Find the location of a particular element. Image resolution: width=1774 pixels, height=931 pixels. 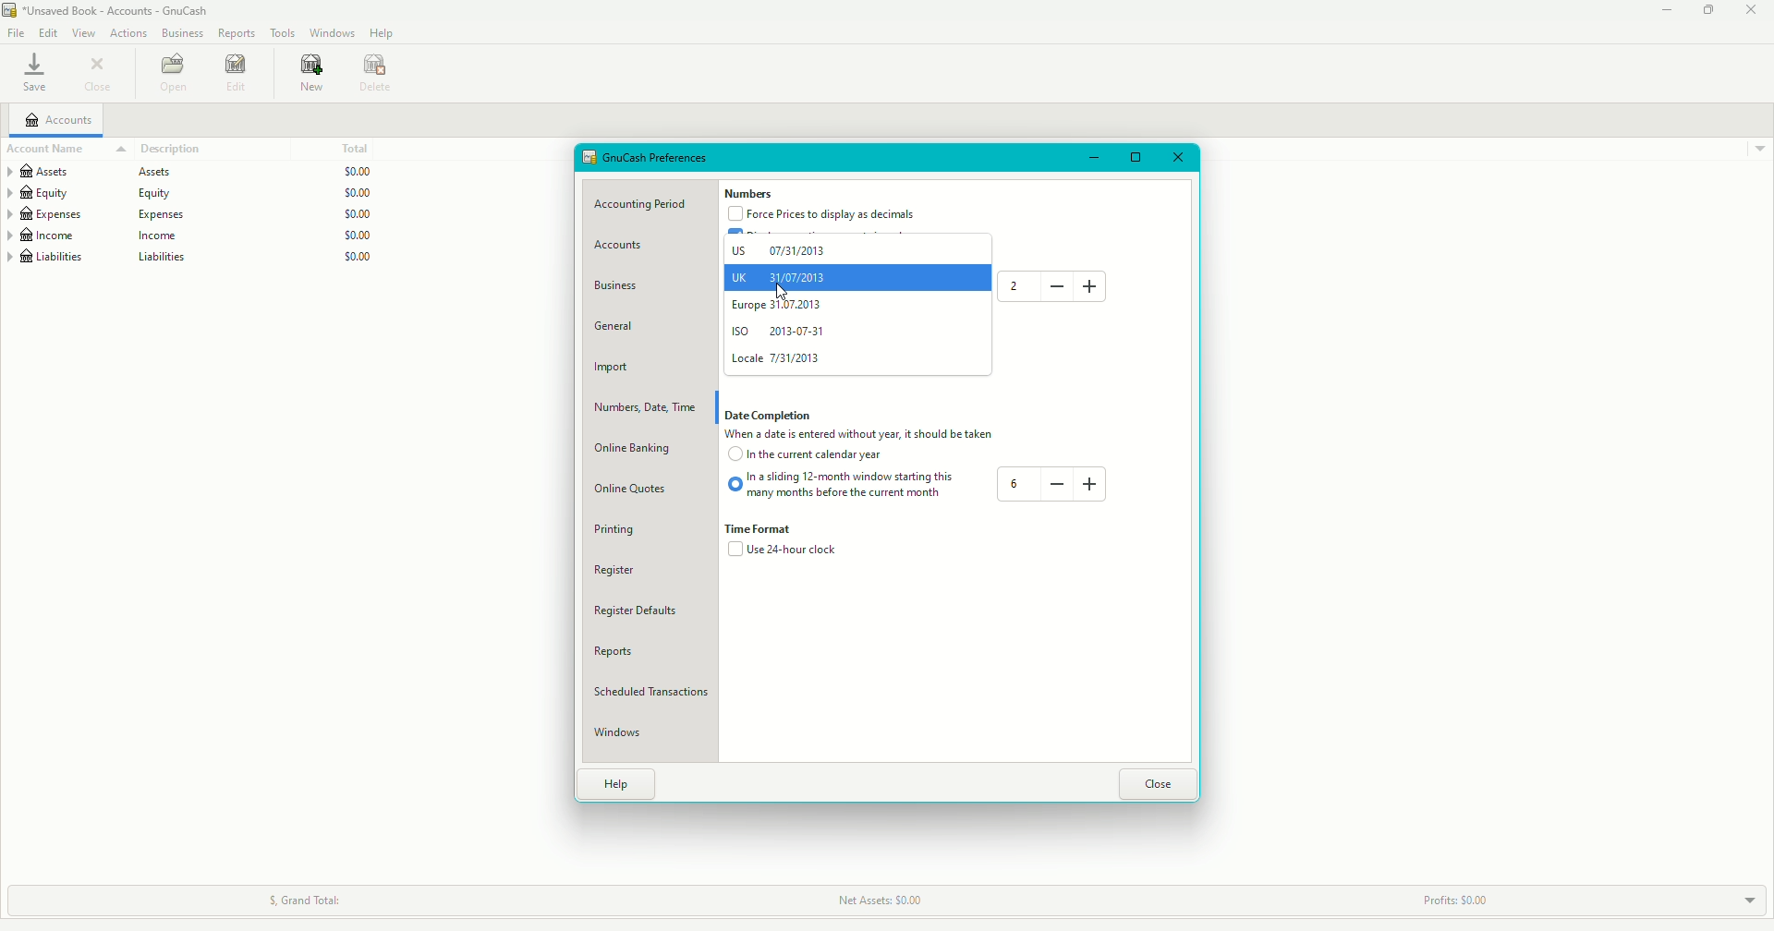

GnuCash Properties is located at coordinates (656, 159).